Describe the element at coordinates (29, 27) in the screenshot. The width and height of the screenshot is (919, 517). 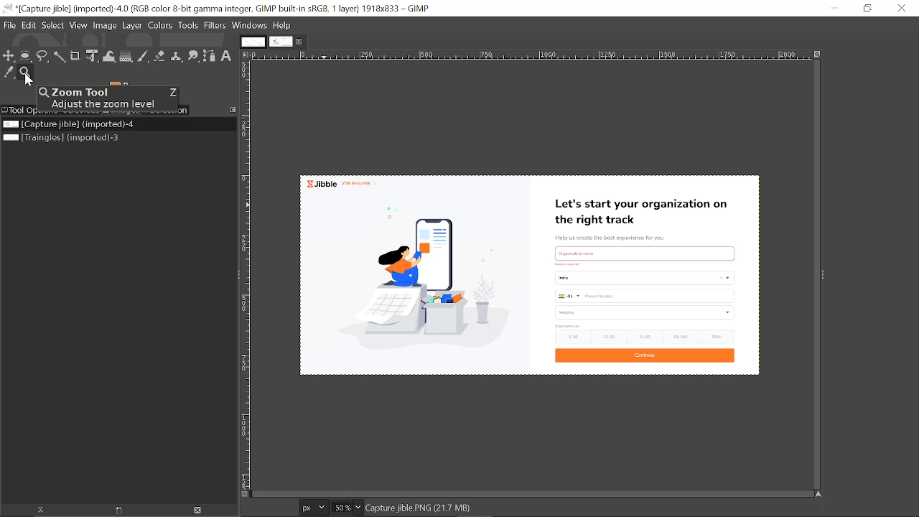
I see `Edit` at that location.